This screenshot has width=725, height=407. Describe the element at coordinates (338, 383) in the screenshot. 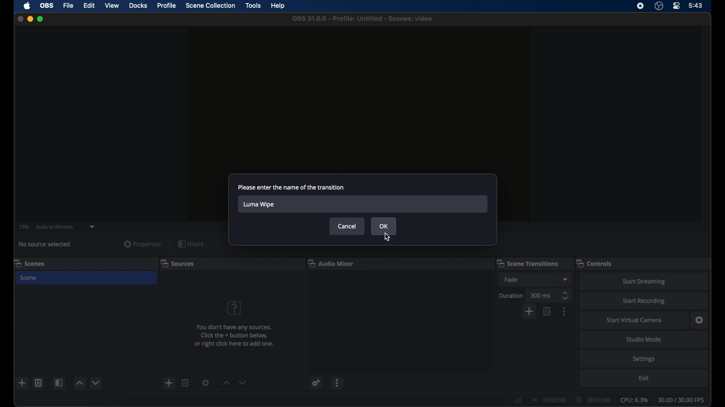

I see `more options` at that location.